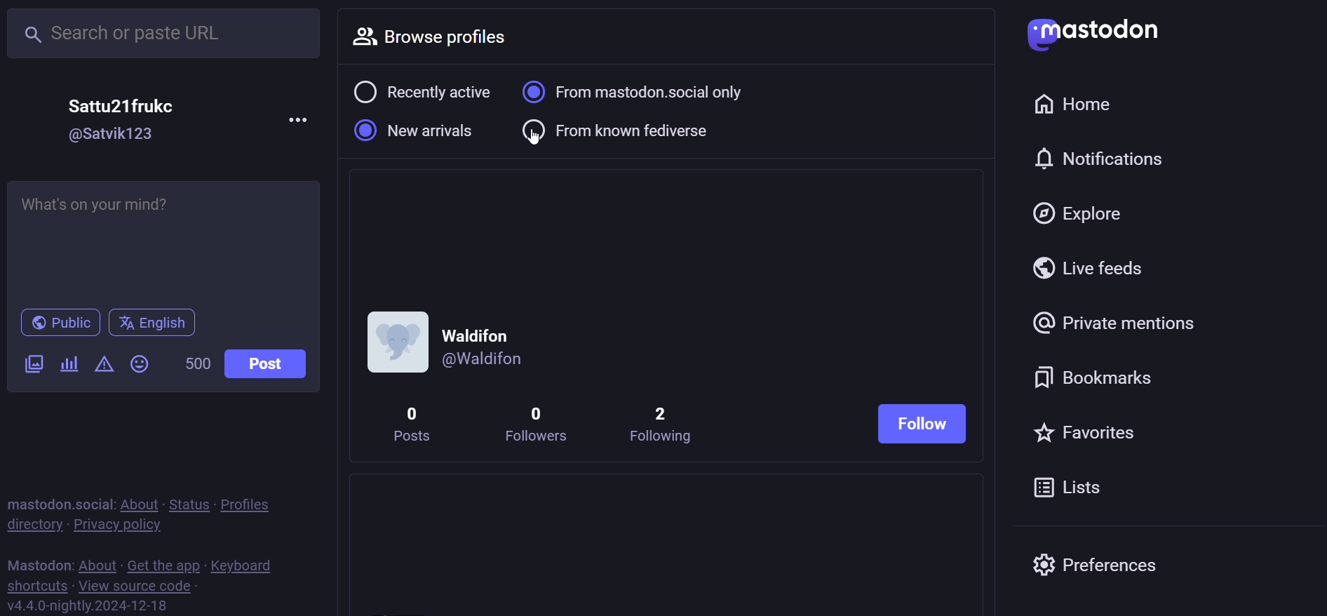 The height and width of the screenshot is (616, 1327). I want to click on english, so click(153, 325).